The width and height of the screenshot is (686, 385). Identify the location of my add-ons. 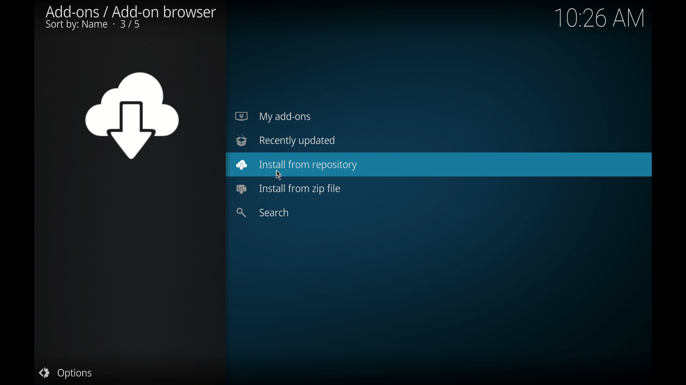
(273, 117).